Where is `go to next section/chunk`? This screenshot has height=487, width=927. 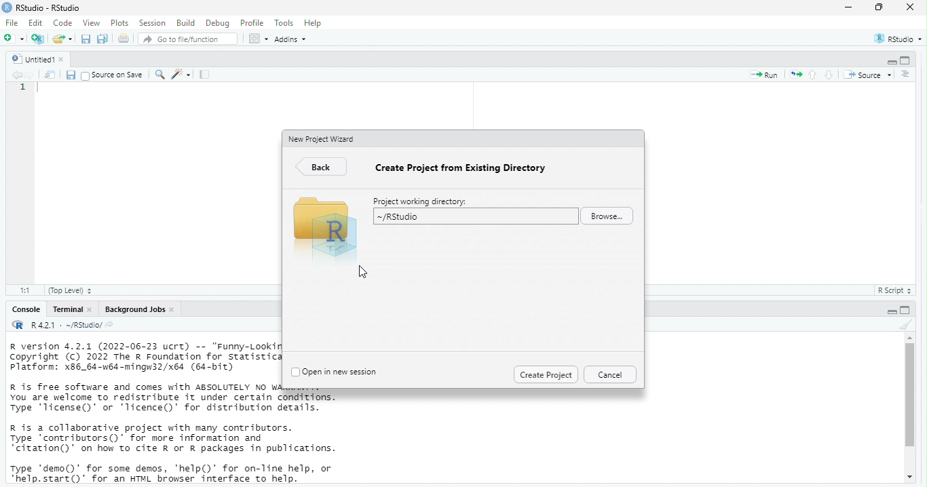
go to next section/chunk is located at coordinates (831, 74).